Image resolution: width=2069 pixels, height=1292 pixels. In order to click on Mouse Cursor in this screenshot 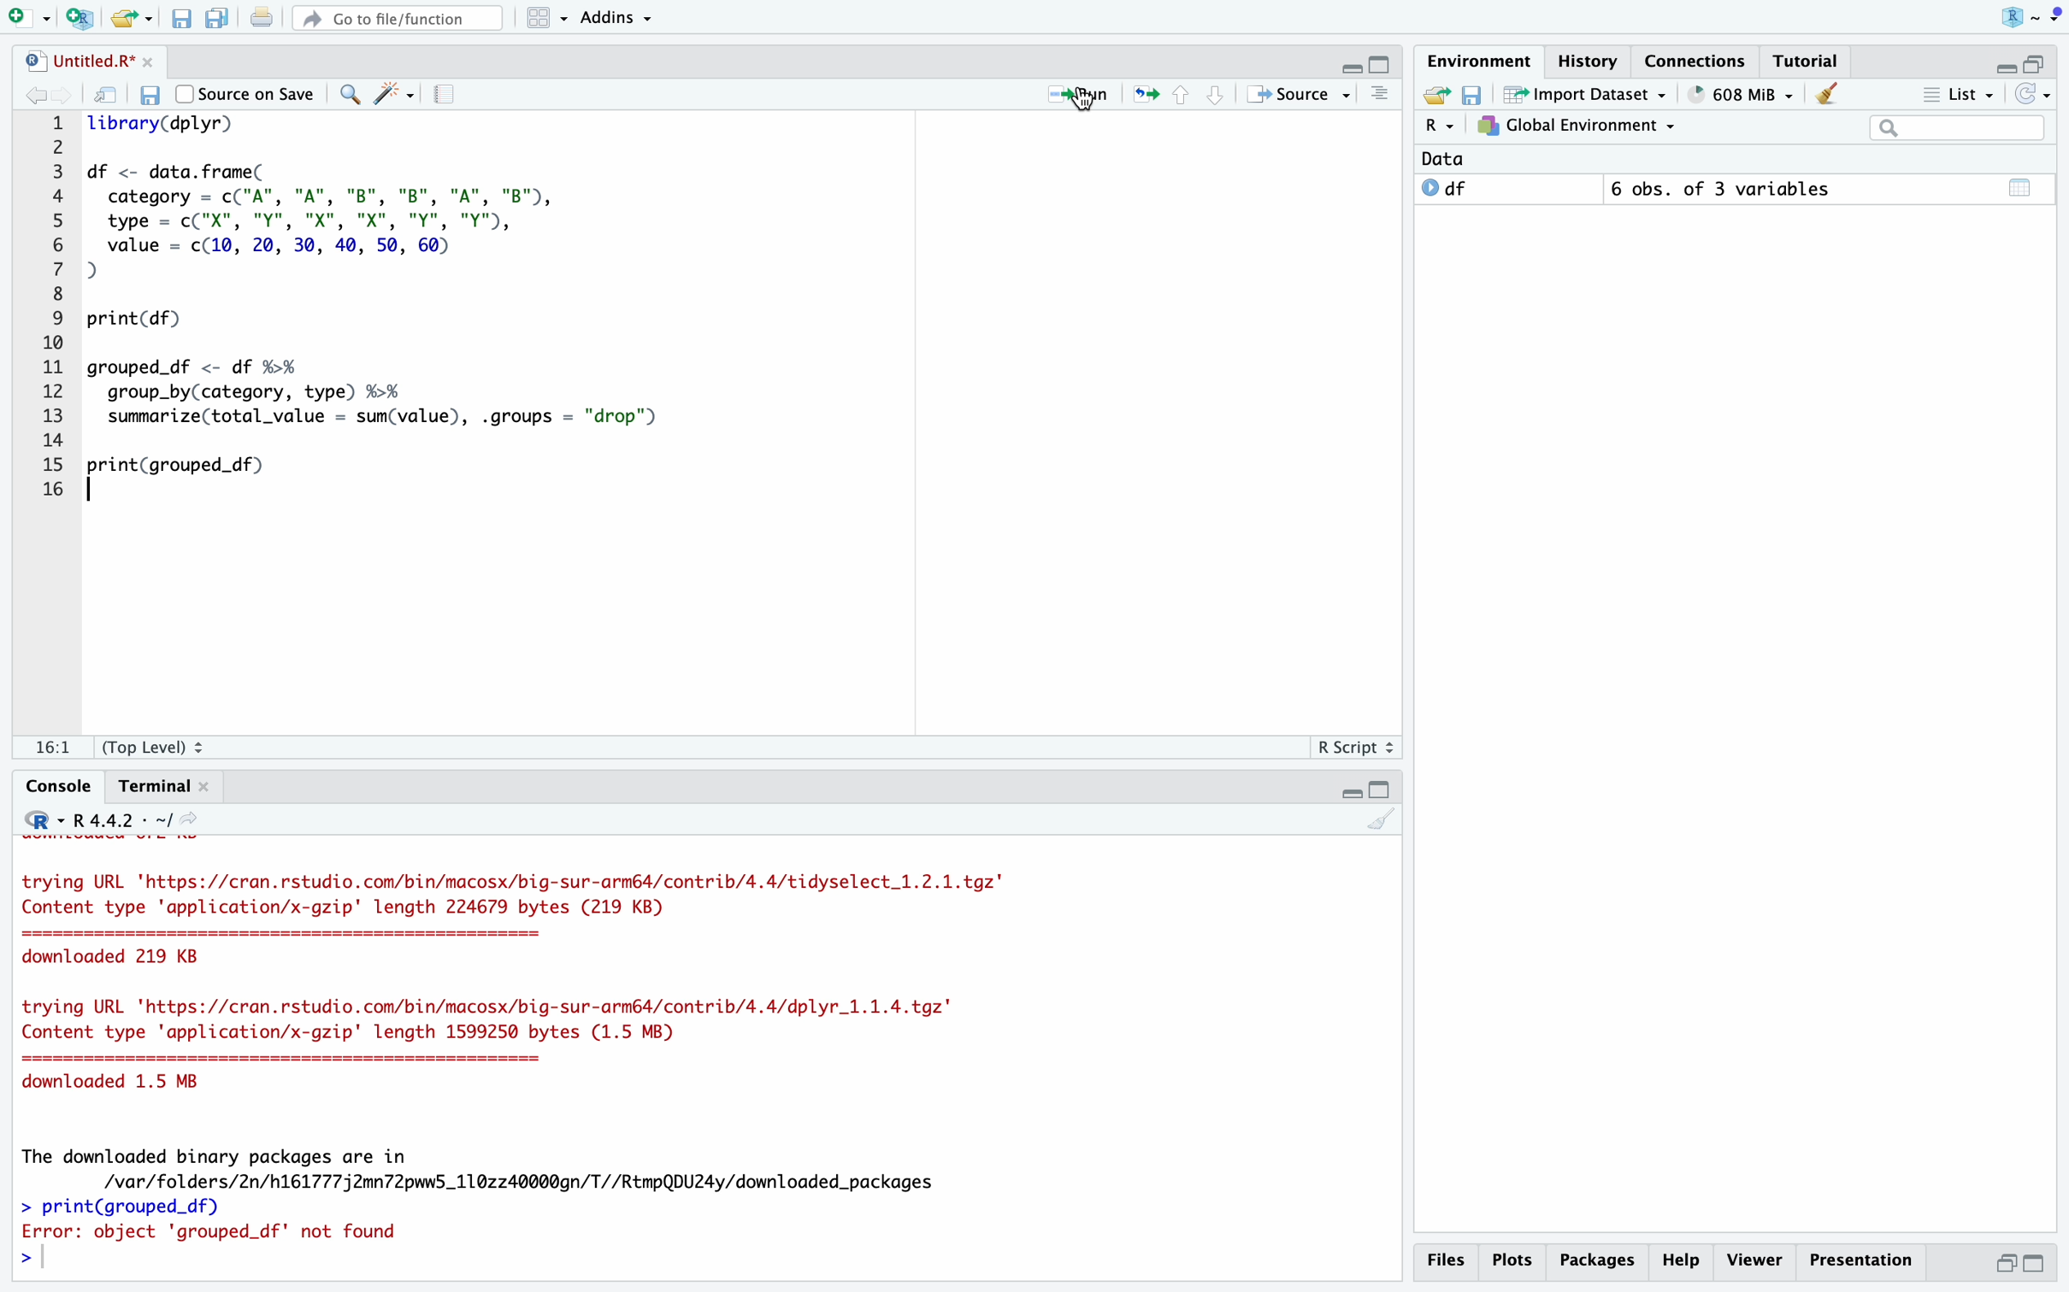, I will do `click(154, 131)`.